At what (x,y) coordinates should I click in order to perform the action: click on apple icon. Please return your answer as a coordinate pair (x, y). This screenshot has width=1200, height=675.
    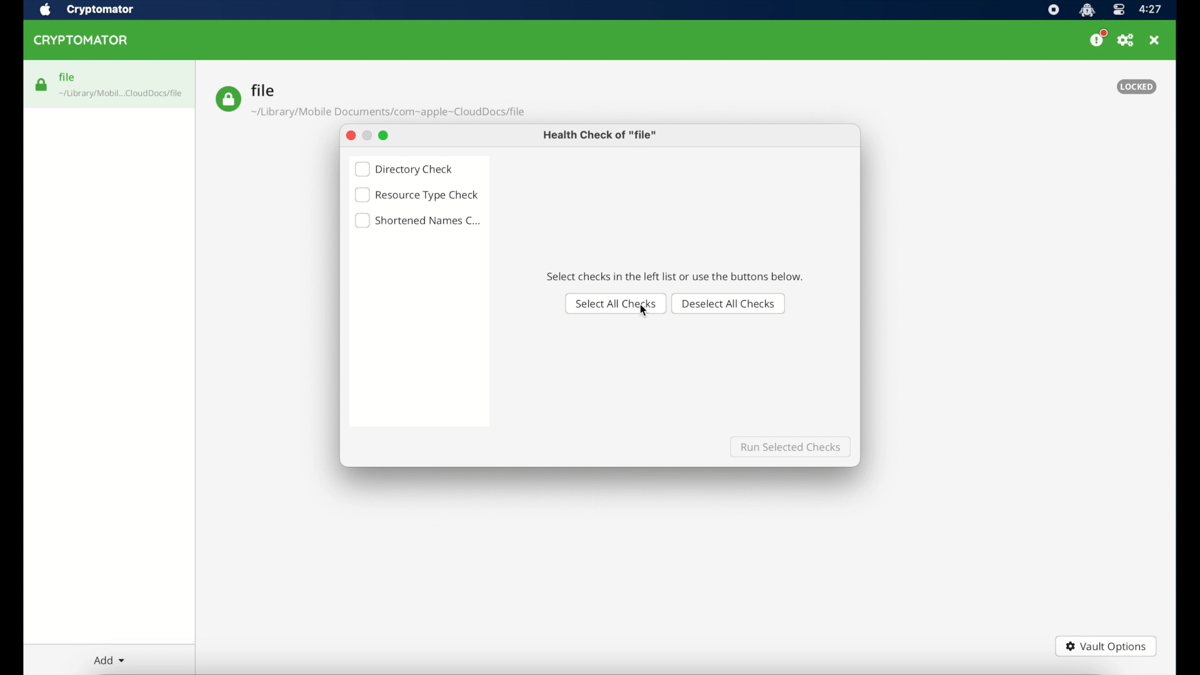
    Looking at the image, I should click on (45, 10).